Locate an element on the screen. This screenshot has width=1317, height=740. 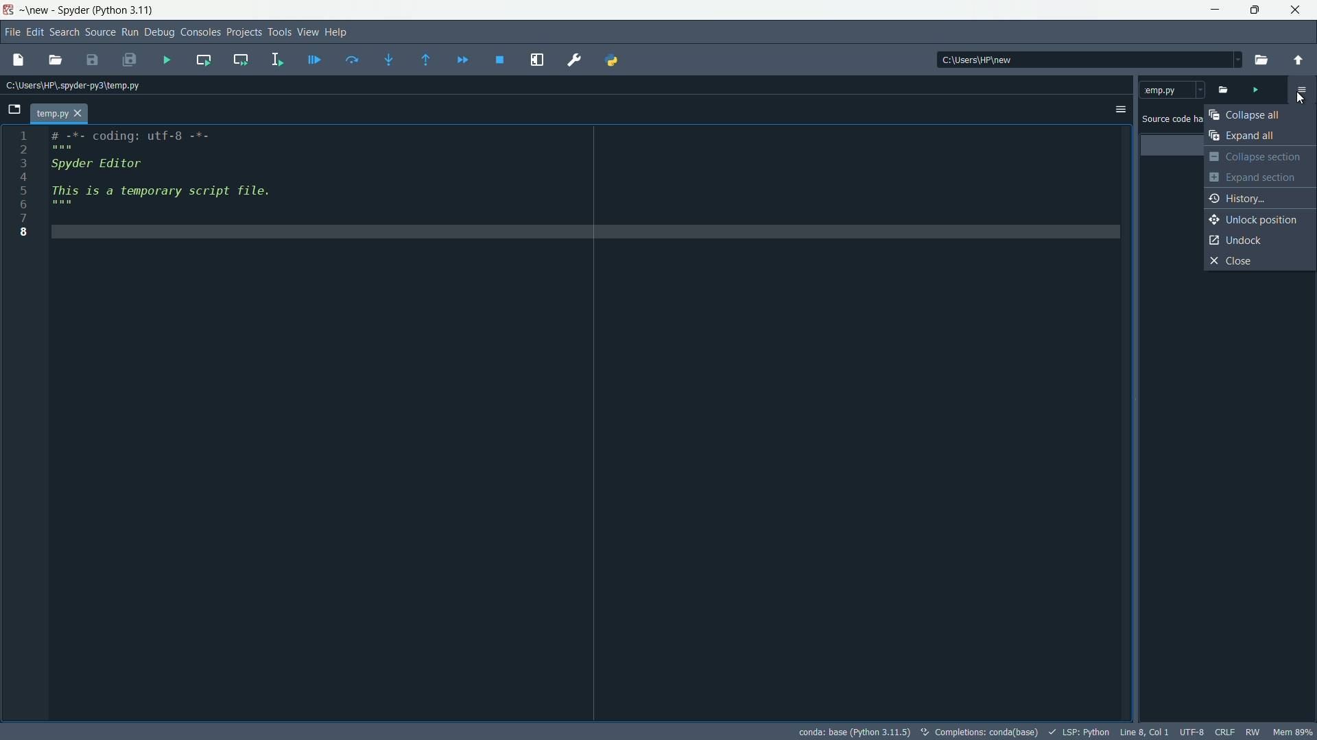
help menu is located at coordinates (339, 32).